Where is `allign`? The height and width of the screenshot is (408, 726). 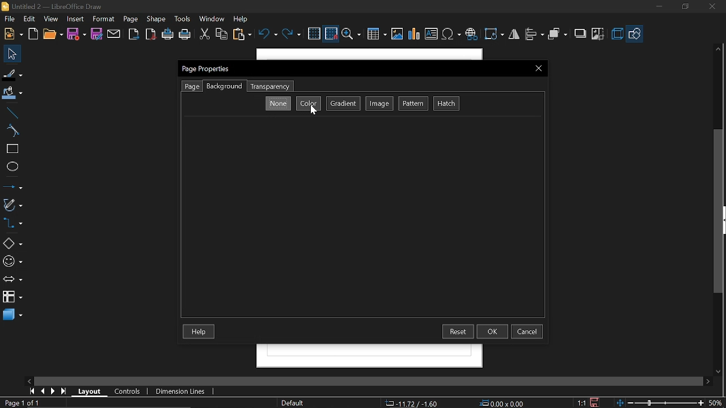 allign is located at coordinates (534, 35).